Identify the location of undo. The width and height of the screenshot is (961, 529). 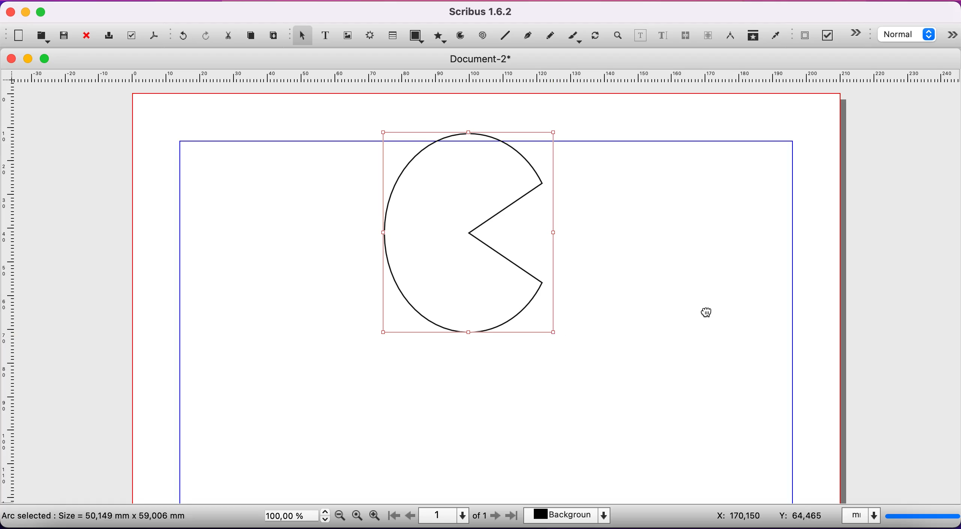
(180, 38).